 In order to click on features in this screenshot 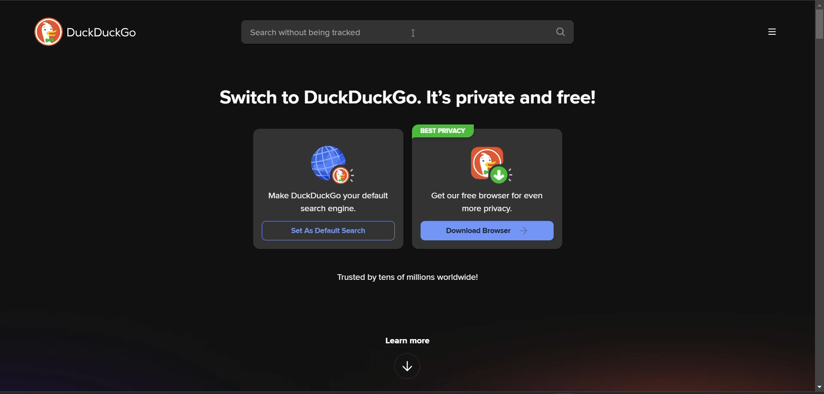, I will do `click(407, 366)`.